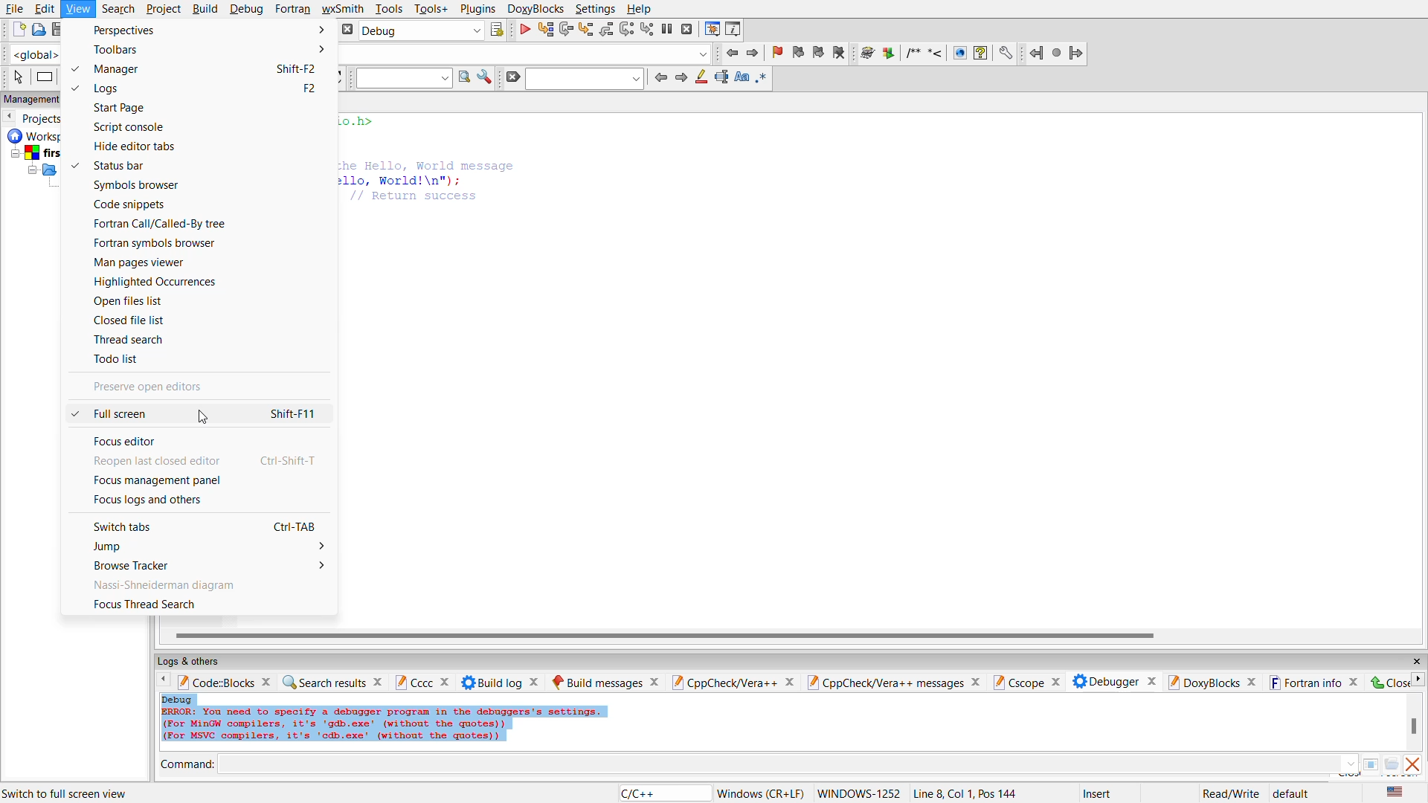  What do you see at coordinates (71, 416) in the screenshot?
I see `check` at bounding box center [71, 416].